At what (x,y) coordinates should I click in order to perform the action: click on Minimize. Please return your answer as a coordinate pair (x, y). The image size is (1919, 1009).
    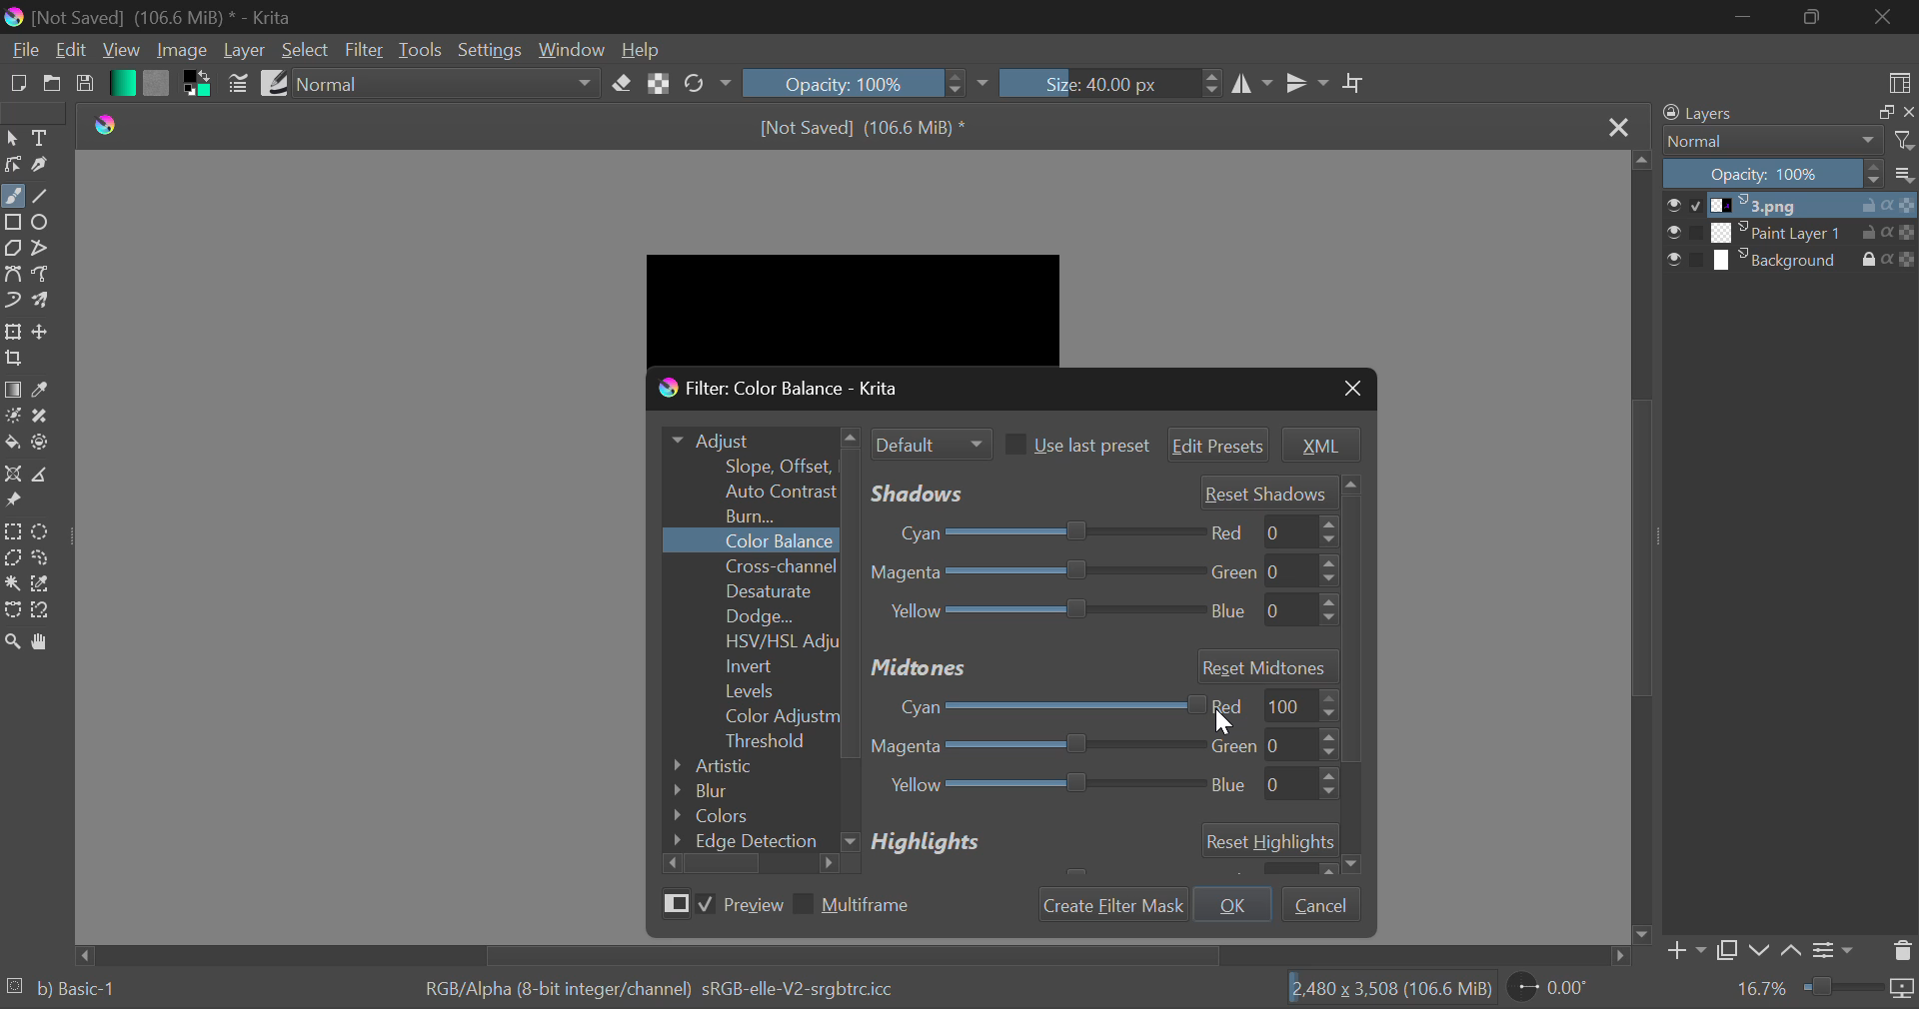
    Looking at the image, I should click on (1810, 17).